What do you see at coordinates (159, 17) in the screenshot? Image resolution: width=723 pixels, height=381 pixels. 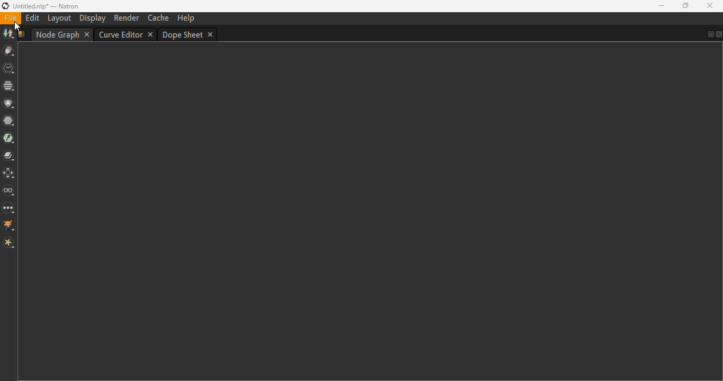 I see `cache` at bounding box center [159, 17].